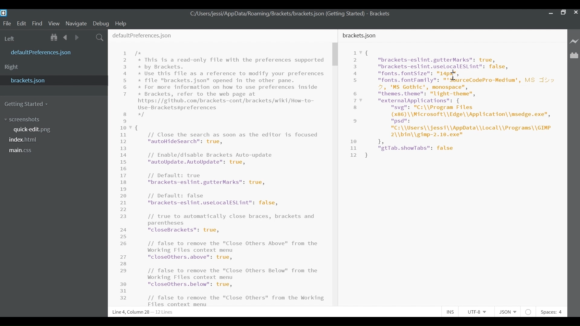 This screenshot has height=326, width=580. What do you see at coordinates (23, 23) in the screenshot?
I see `Edit` at bounding box center [23, 23].